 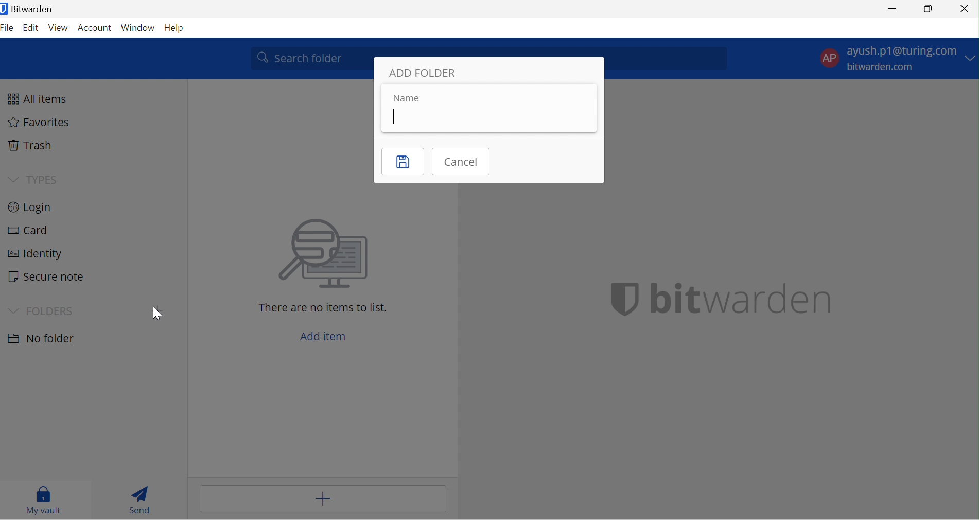 I want to click on Edit, so click(x=31, y=27).